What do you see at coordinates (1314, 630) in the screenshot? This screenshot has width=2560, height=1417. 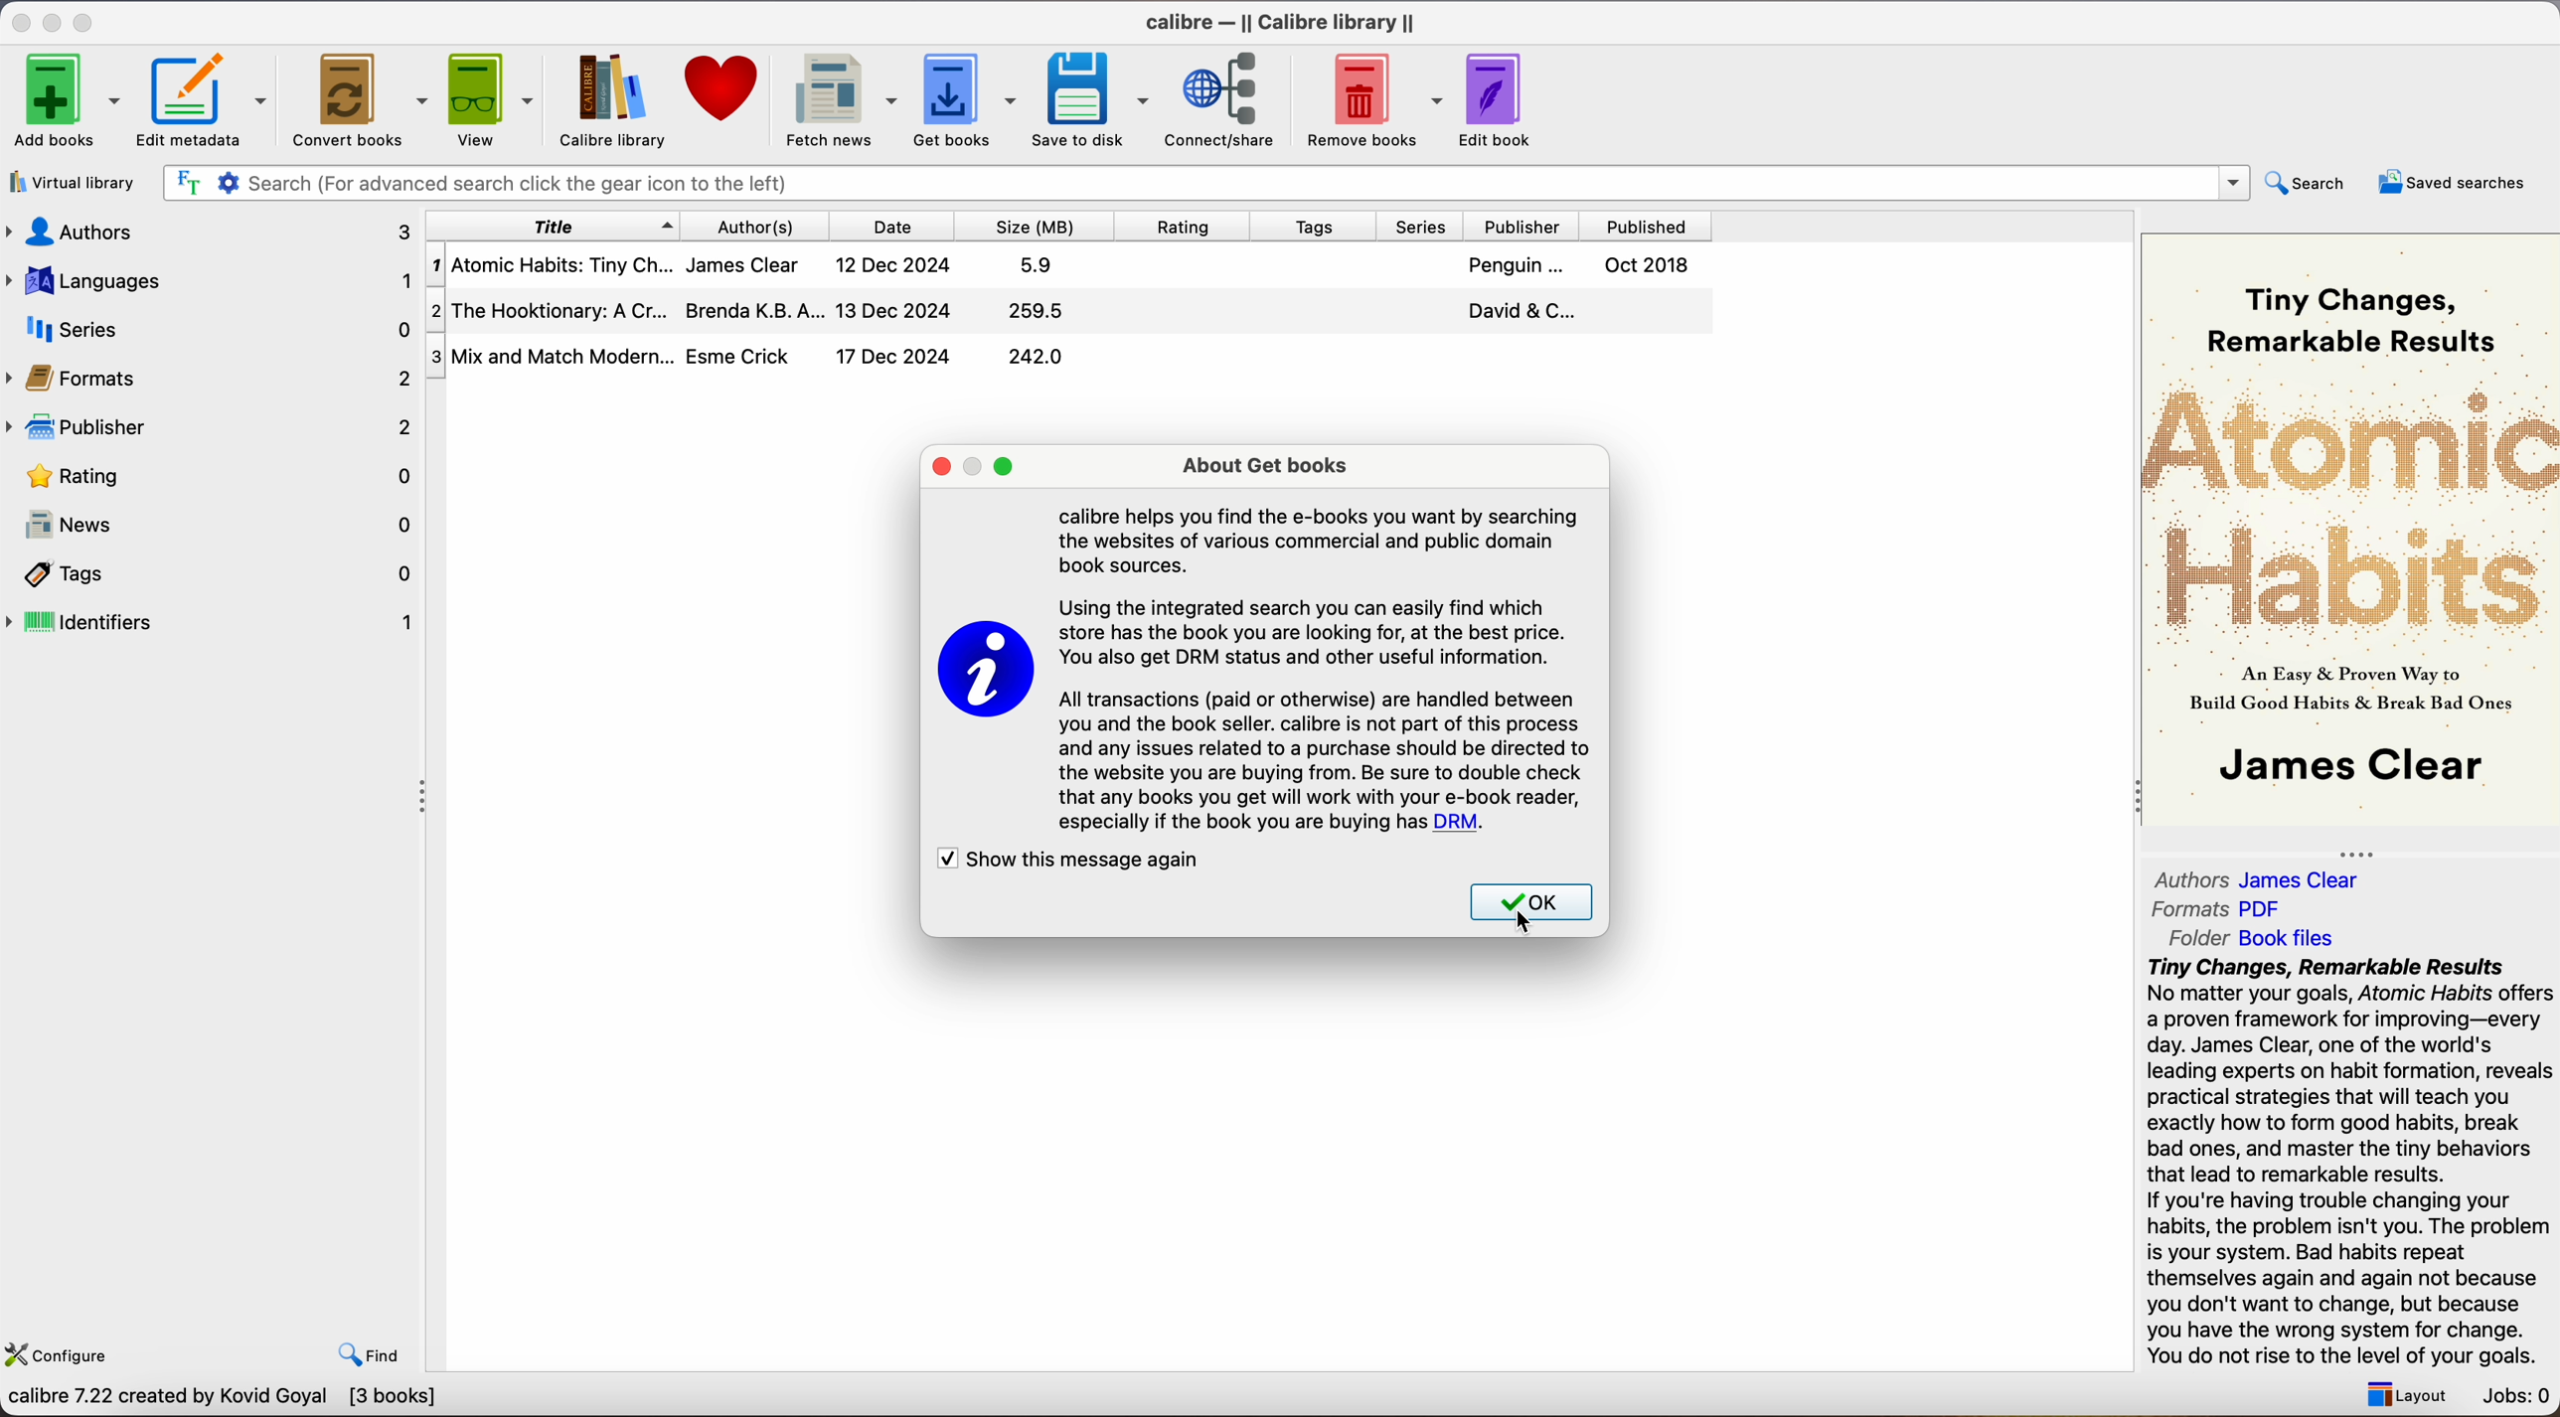 I see `Using the integrated search you can easily find which store has the books you are looking for, at the best price. You also get DRM status and other useful information.` at bounding box center [1314, 630].